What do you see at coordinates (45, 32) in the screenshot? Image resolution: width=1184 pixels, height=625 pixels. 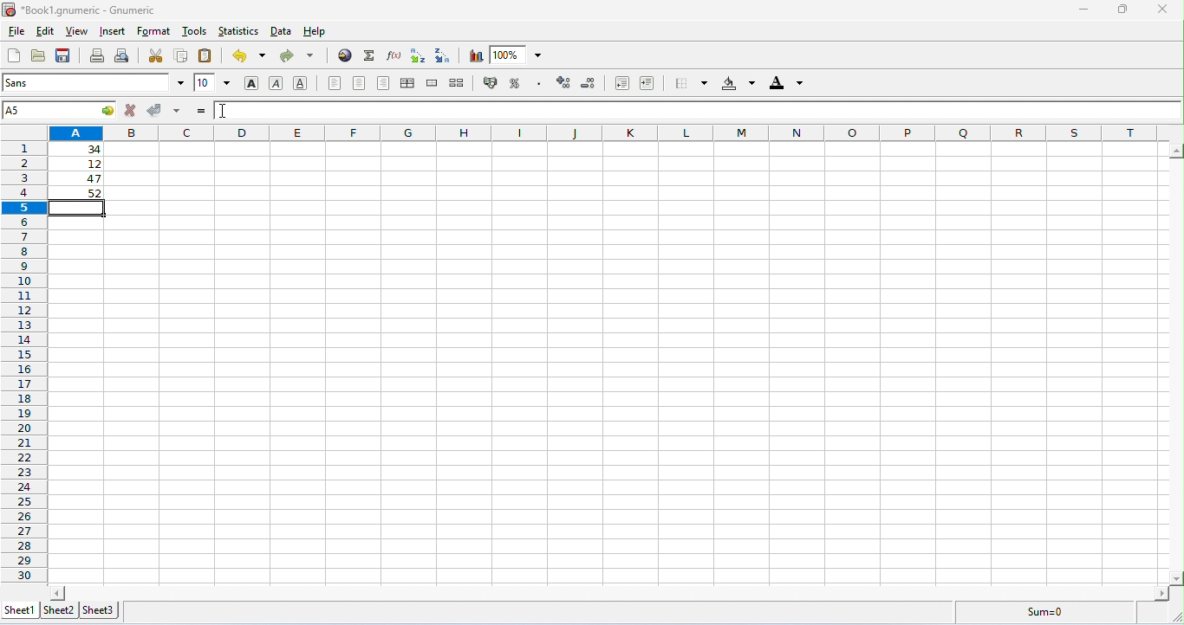 I see `edit` at bounding box center [45, 32].